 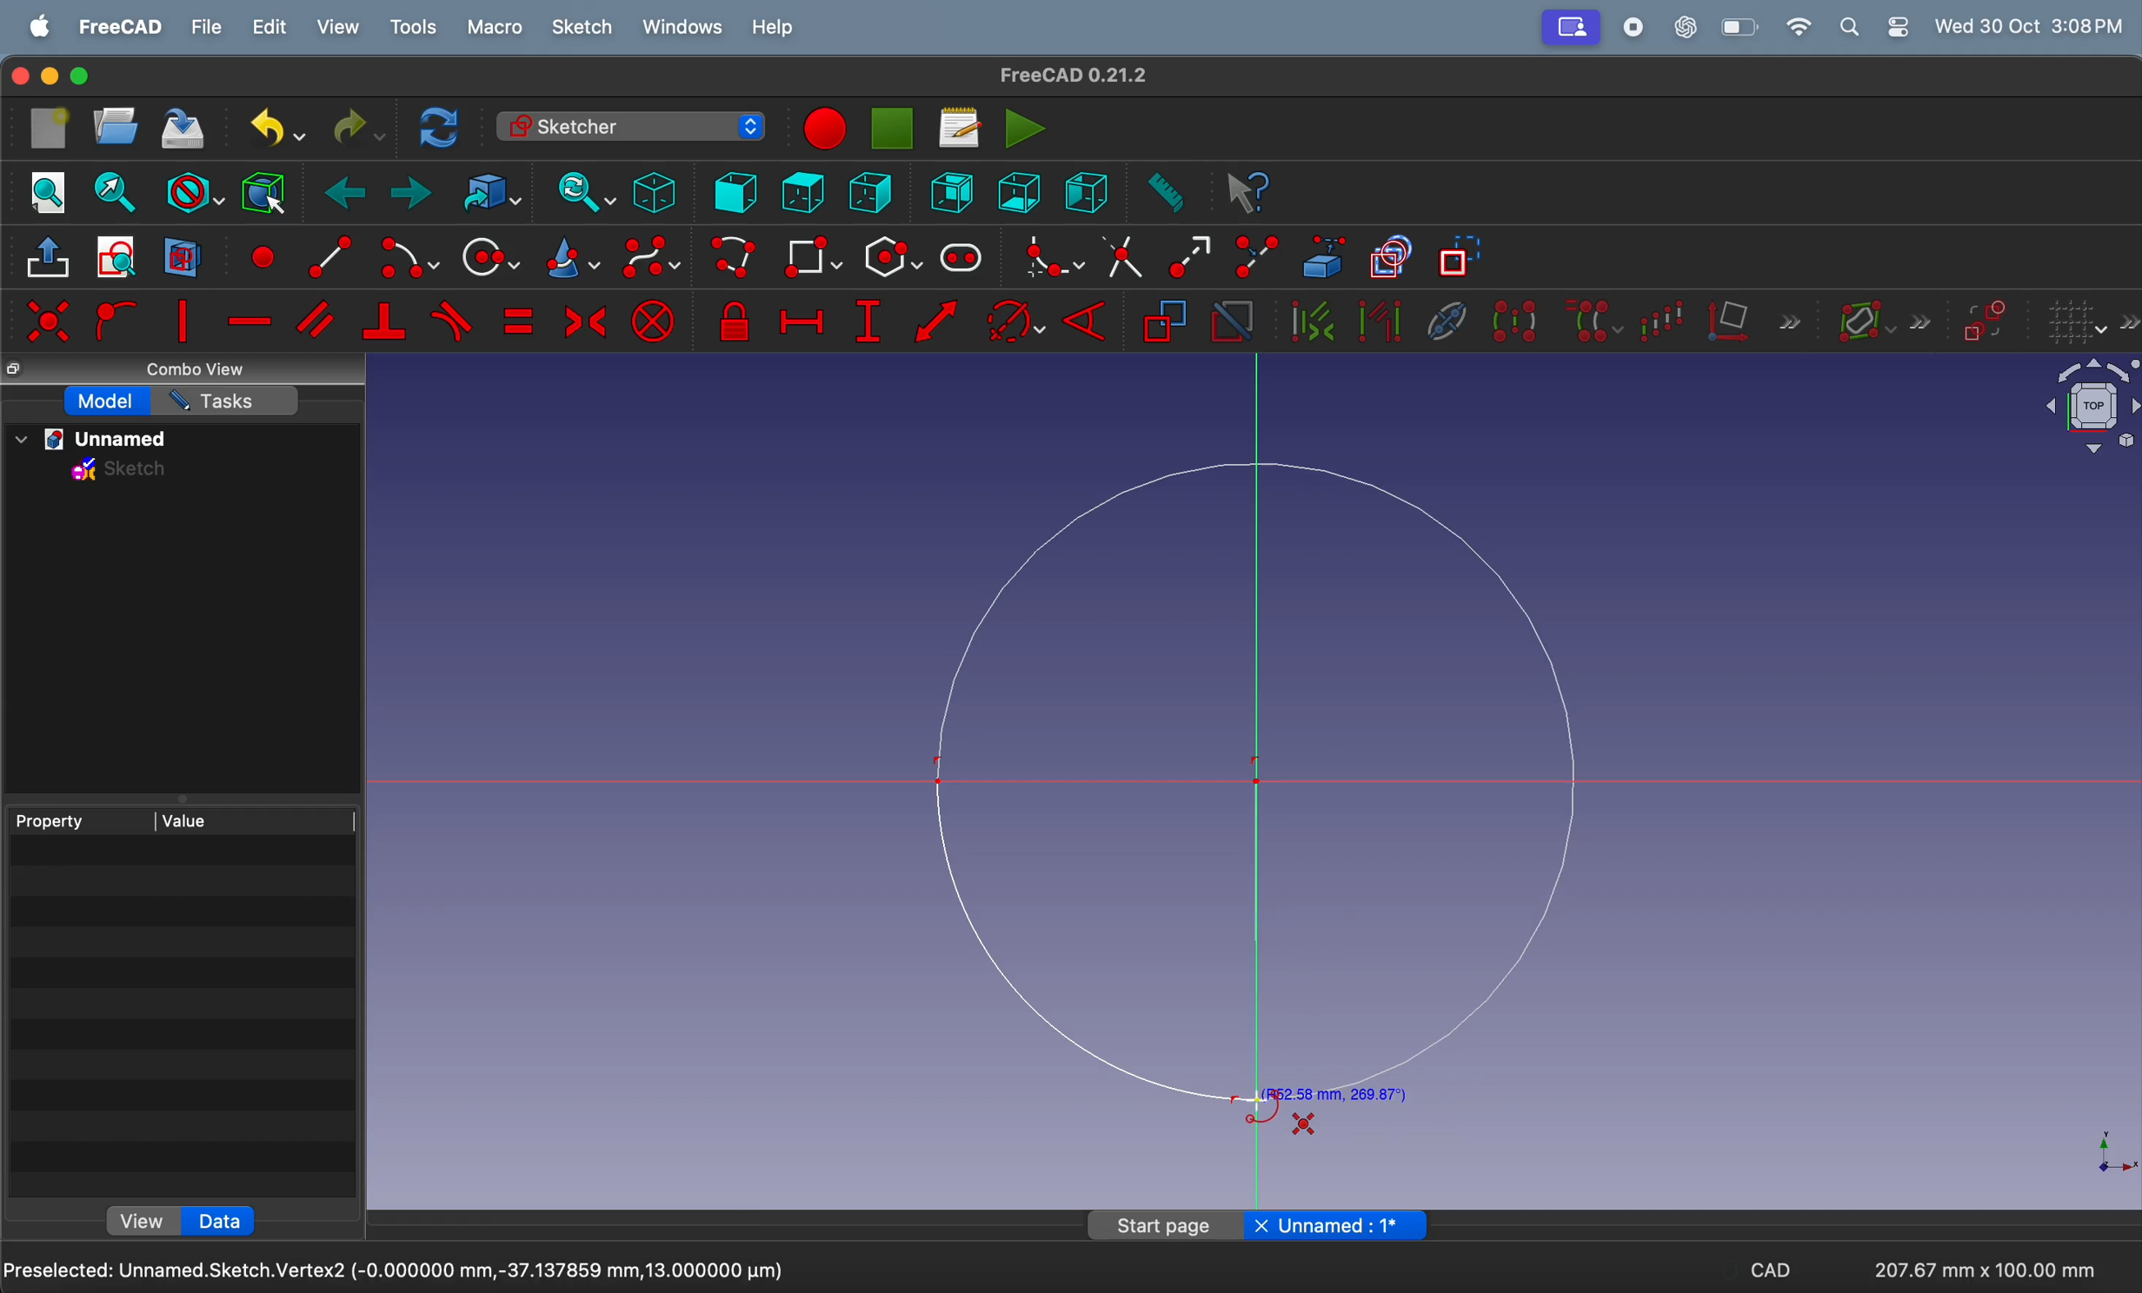 What do you see at coordinates (383, 322) in the screenshot?
I see `constrain perpendicular` at bounding box center [383, 322].